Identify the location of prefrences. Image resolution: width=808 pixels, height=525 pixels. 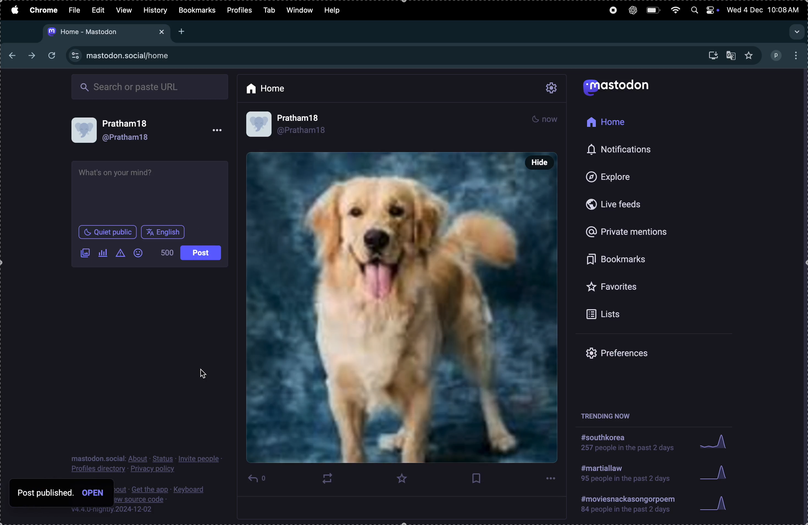
(618, 352).